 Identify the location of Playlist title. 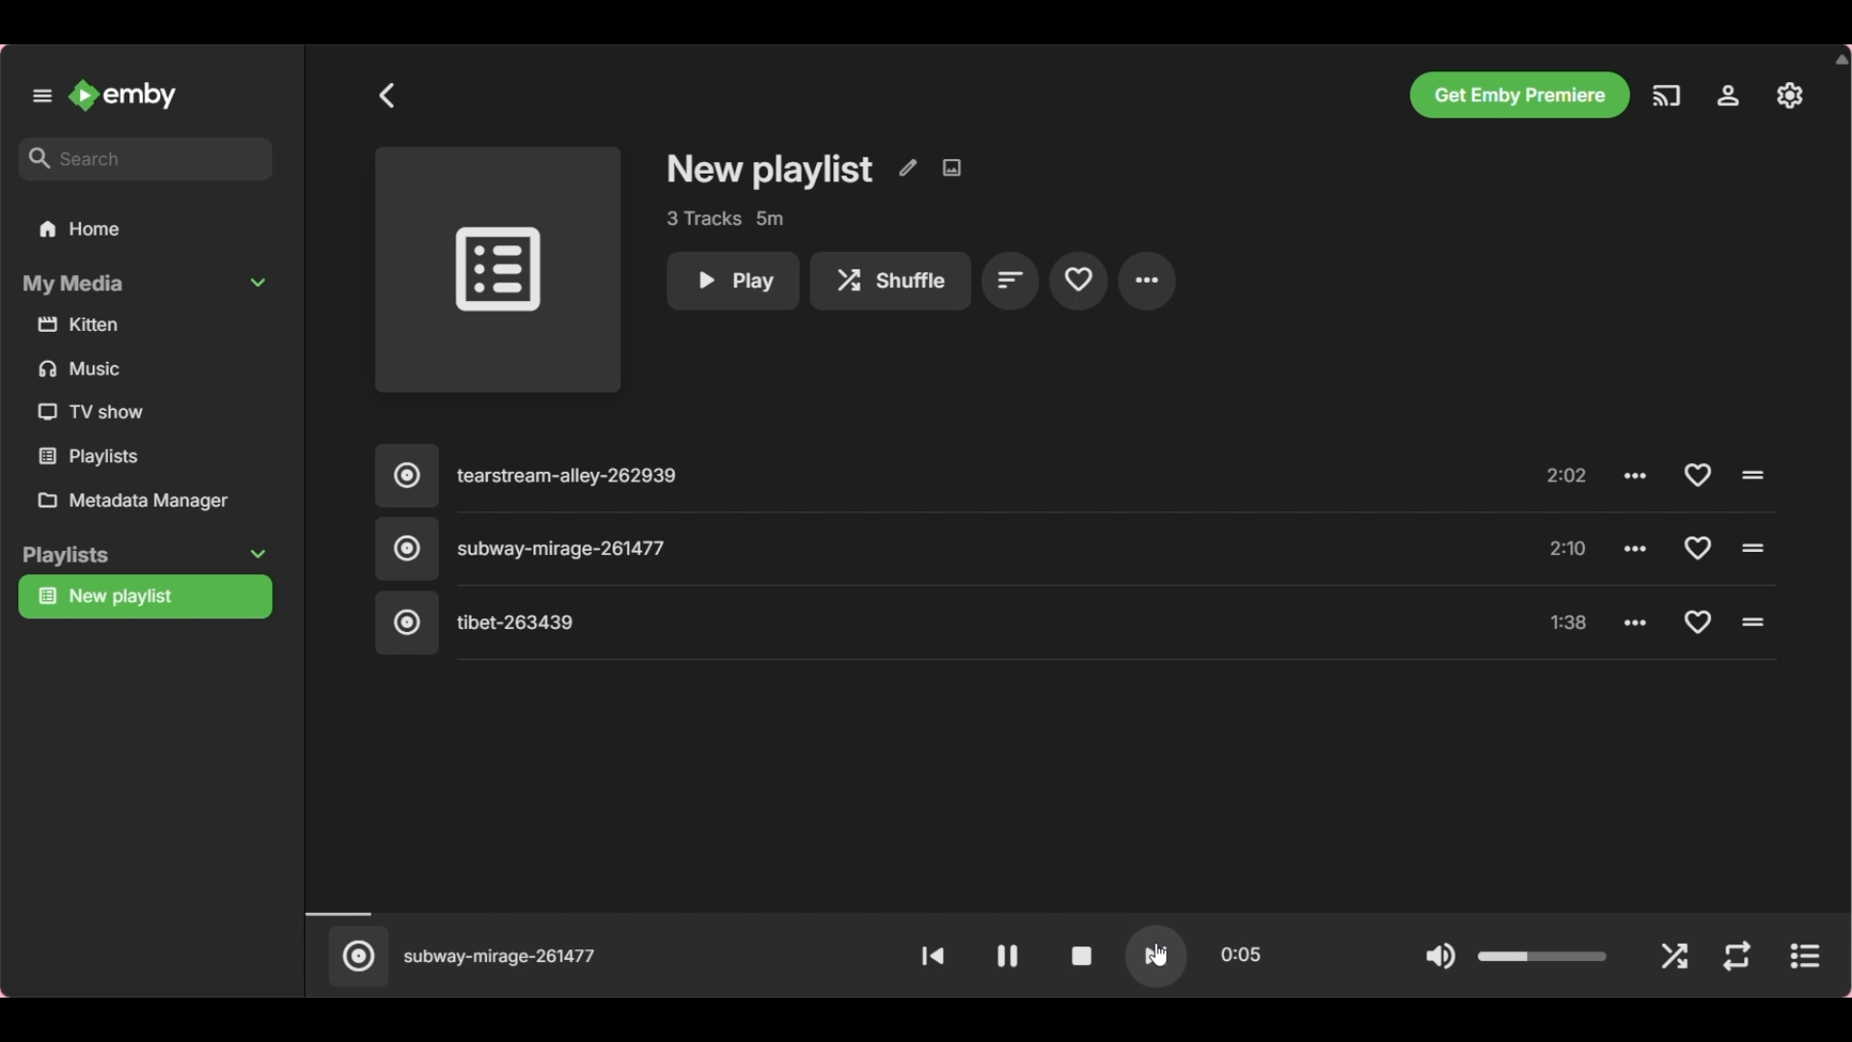
(770, 170).